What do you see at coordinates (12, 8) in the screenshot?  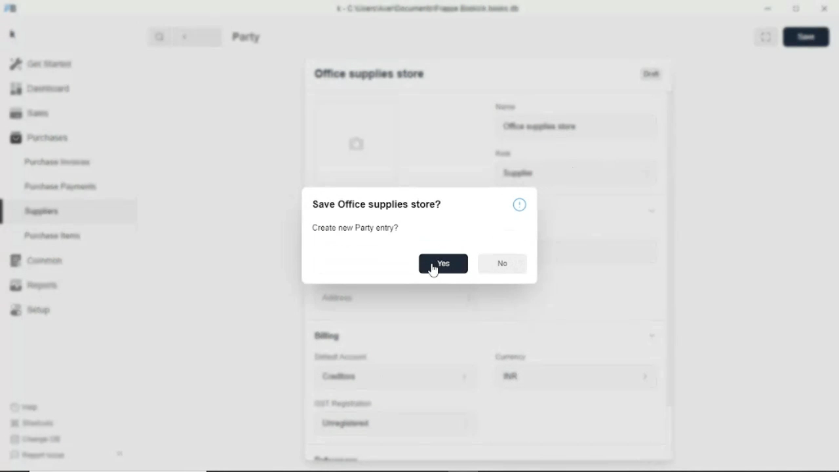 I see `FB` at bounding box center [12, 8].